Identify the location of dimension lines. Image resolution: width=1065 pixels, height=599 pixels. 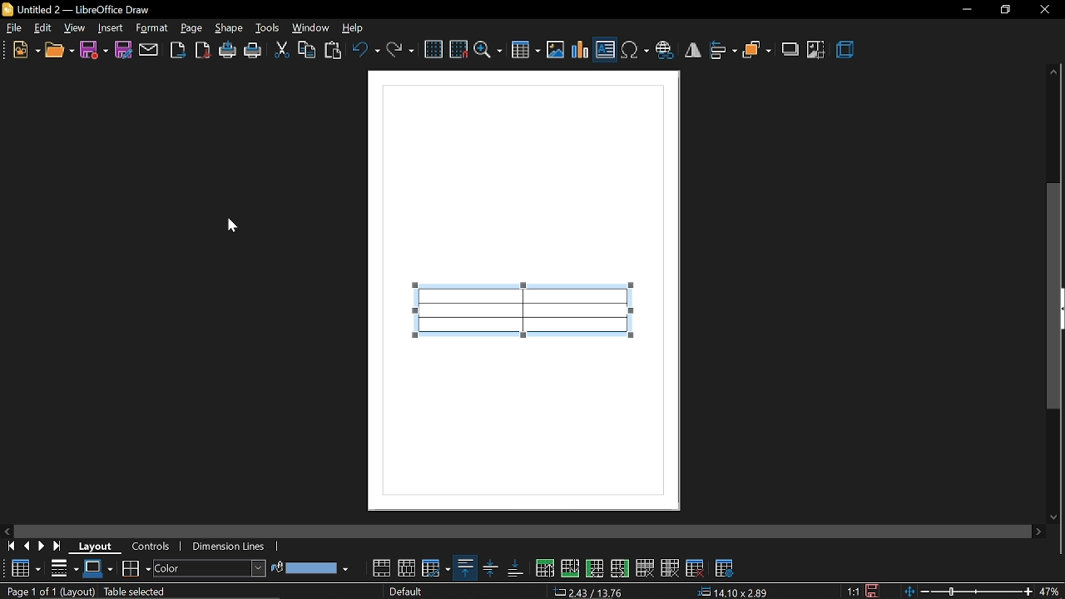
(231, 545).